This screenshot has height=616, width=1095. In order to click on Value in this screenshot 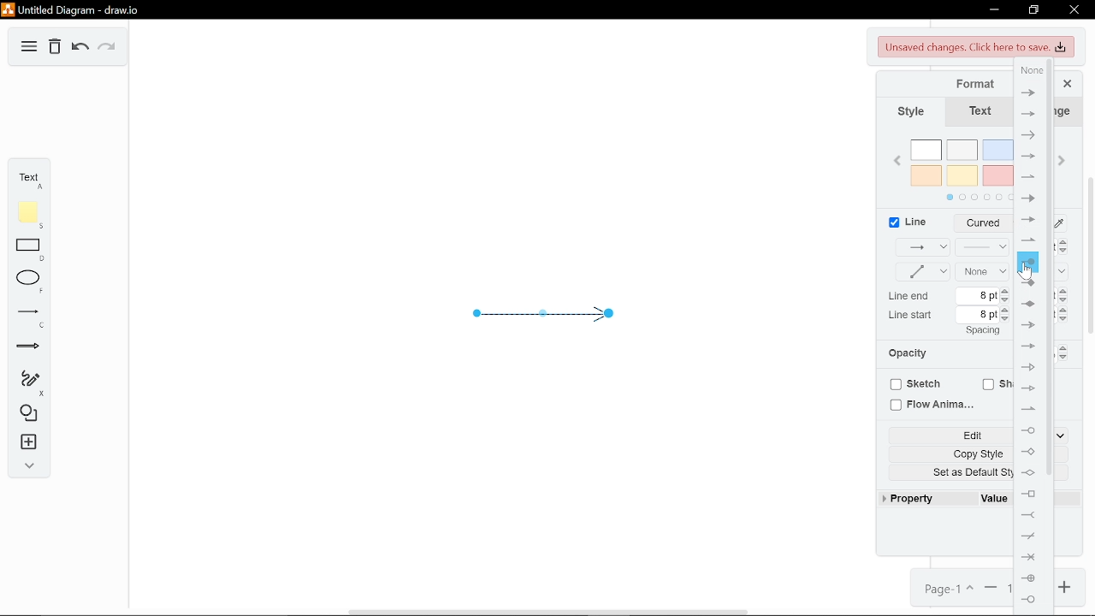, I will do `click(991, 500)`.